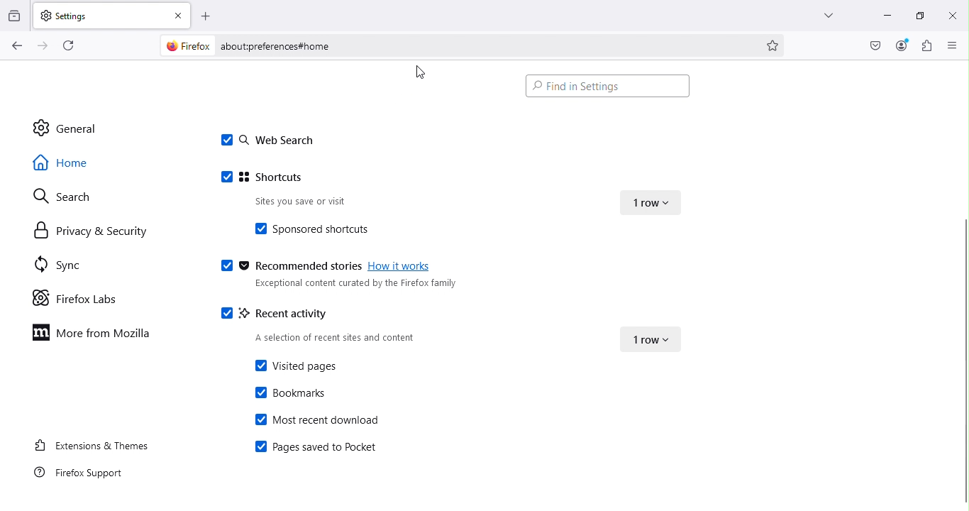  Describe the element at coordinates (321, 202) in the screenshot. I see `Sites you save or visit` at that location.